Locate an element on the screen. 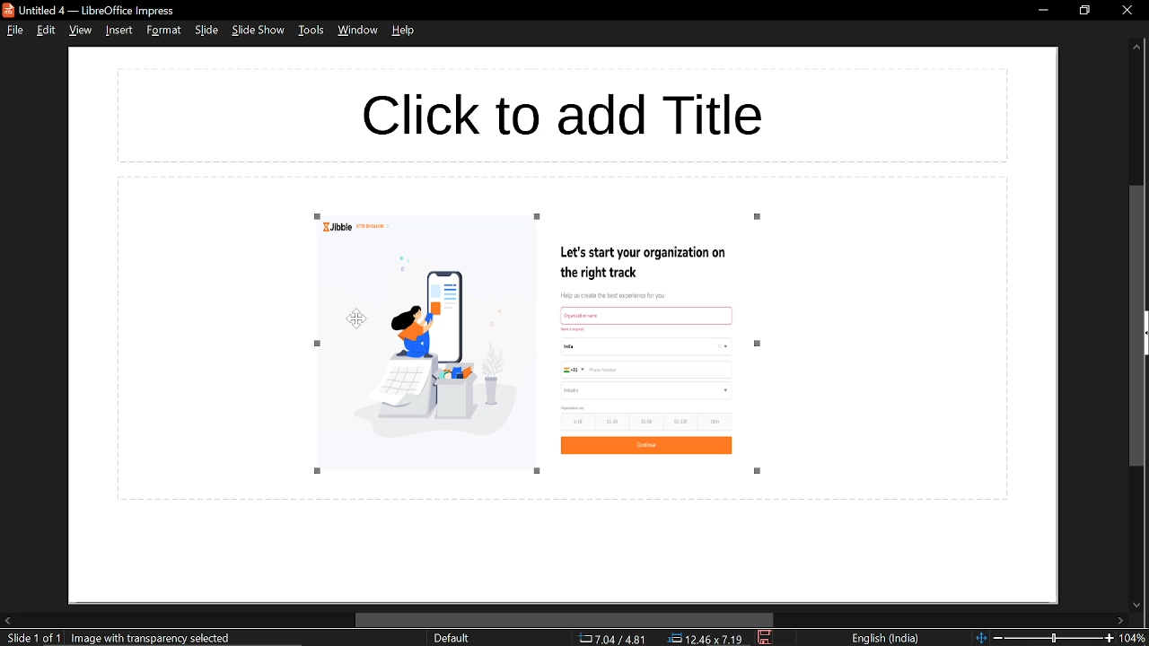  language is located at coordinates (888, 639).